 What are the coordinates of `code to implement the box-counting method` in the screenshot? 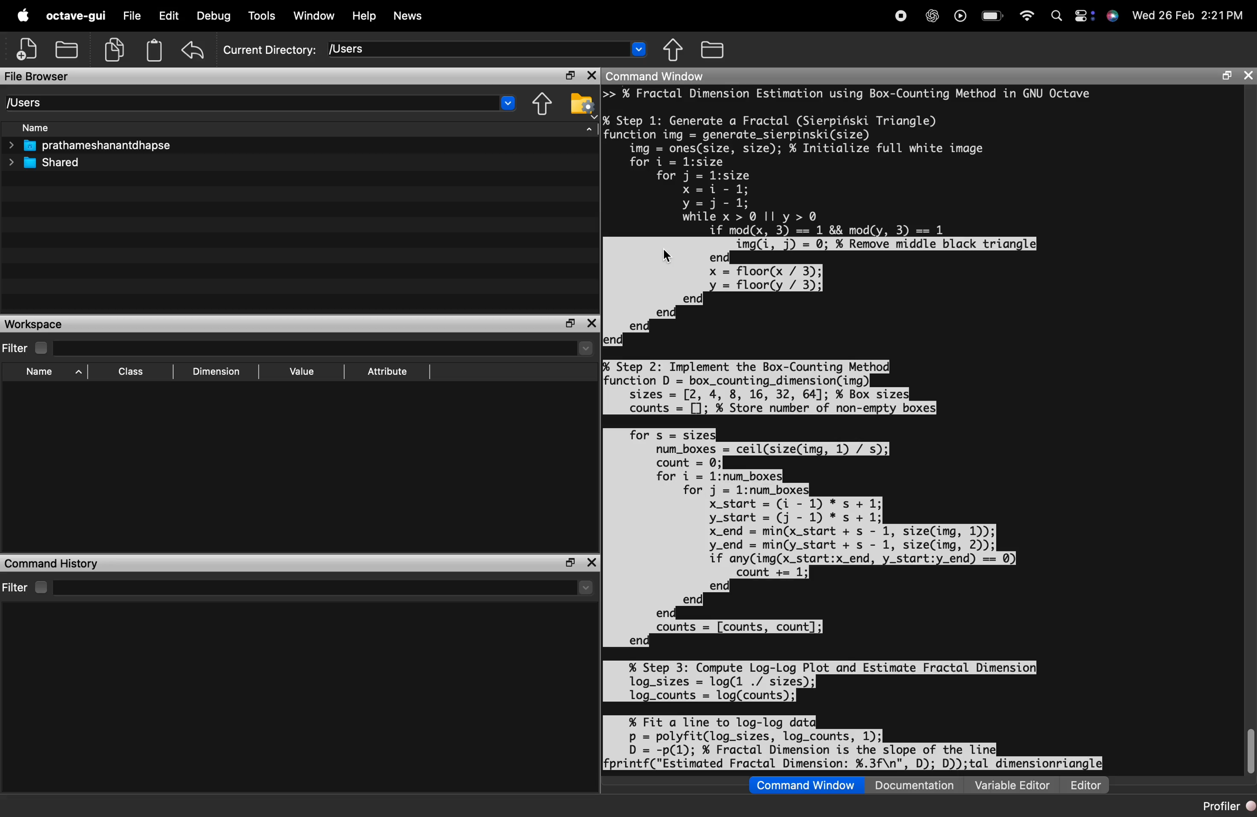 It's located at (847, 503).